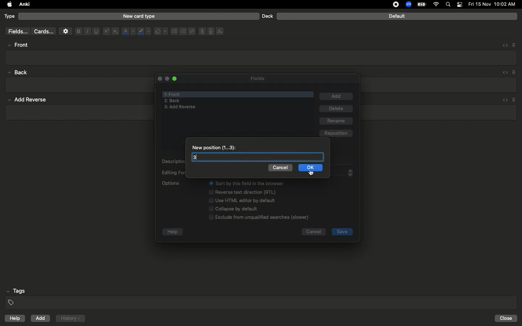  I want to click on Pin, so click(514, 72).